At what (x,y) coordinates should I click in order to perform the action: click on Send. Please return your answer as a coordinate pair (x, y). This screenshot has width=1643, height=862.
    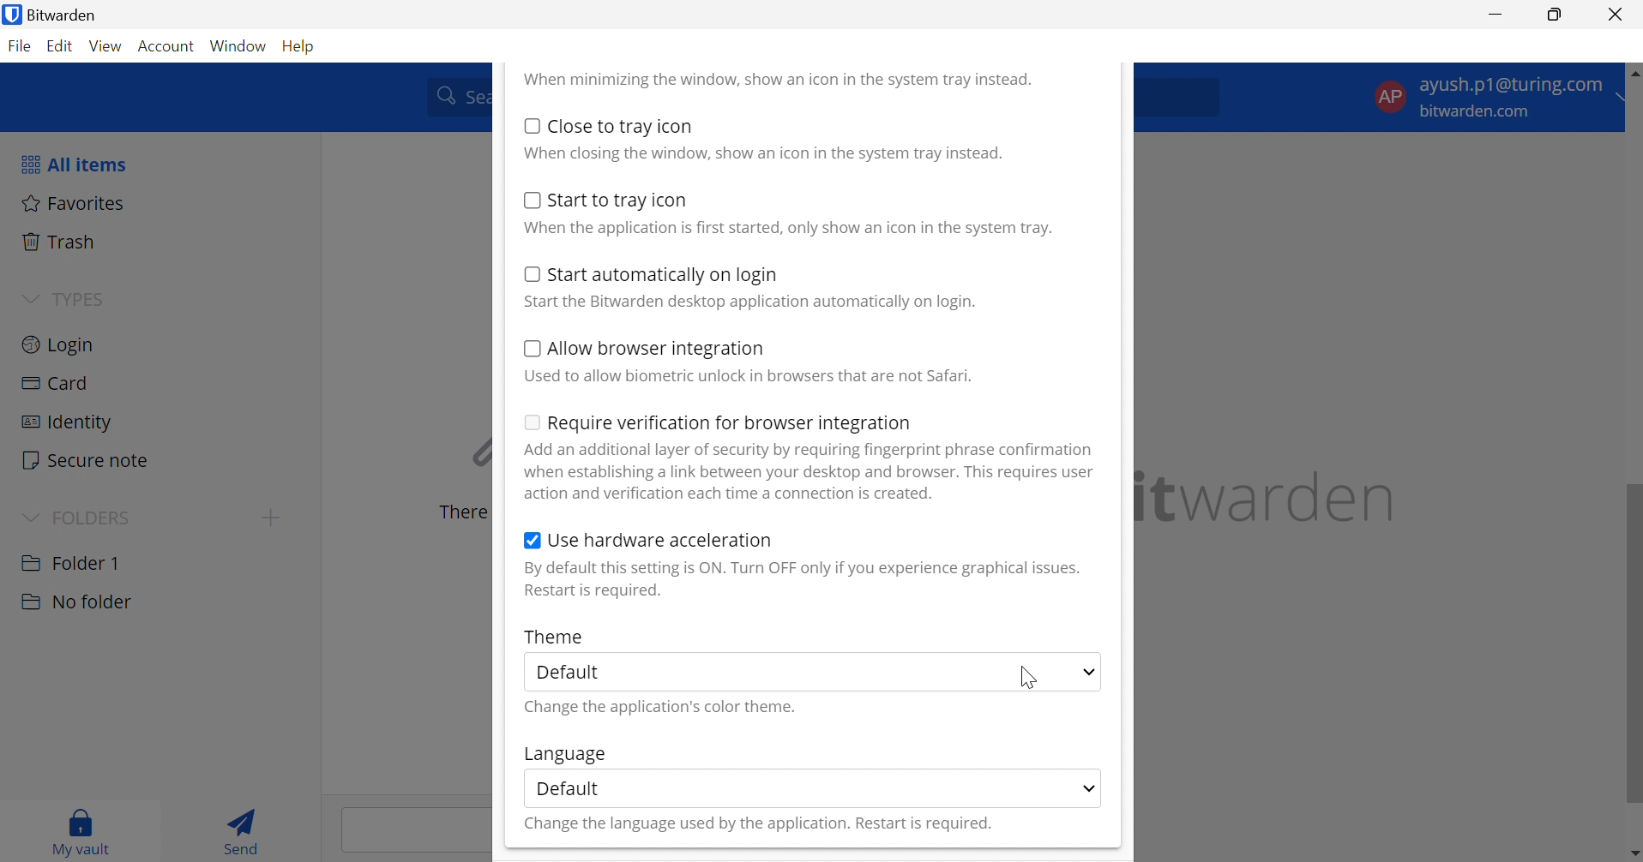
    Looking at the image, I should click on (247, 829).